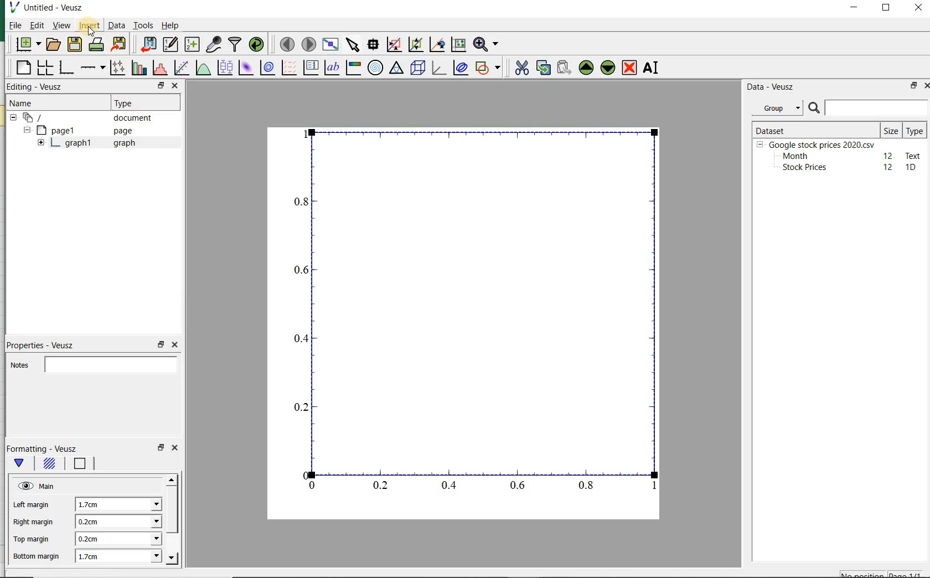 The width and height of the screenshot is (930, 578). I want to click on 12, so click(888, 155).